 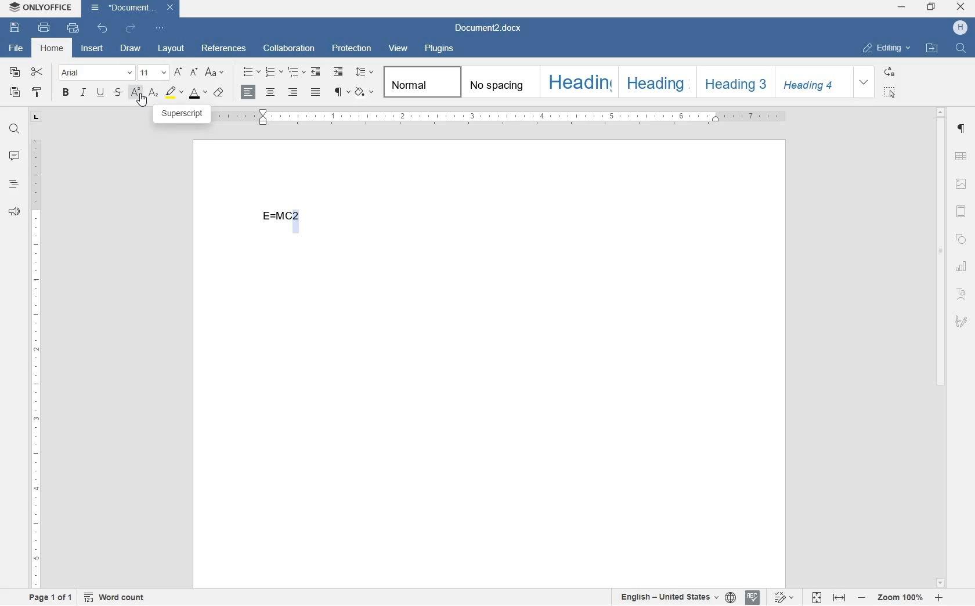 What do you see at coordinates (37, 93) in the screenshot?
I see `copy style` at bounding box center [37, 93].